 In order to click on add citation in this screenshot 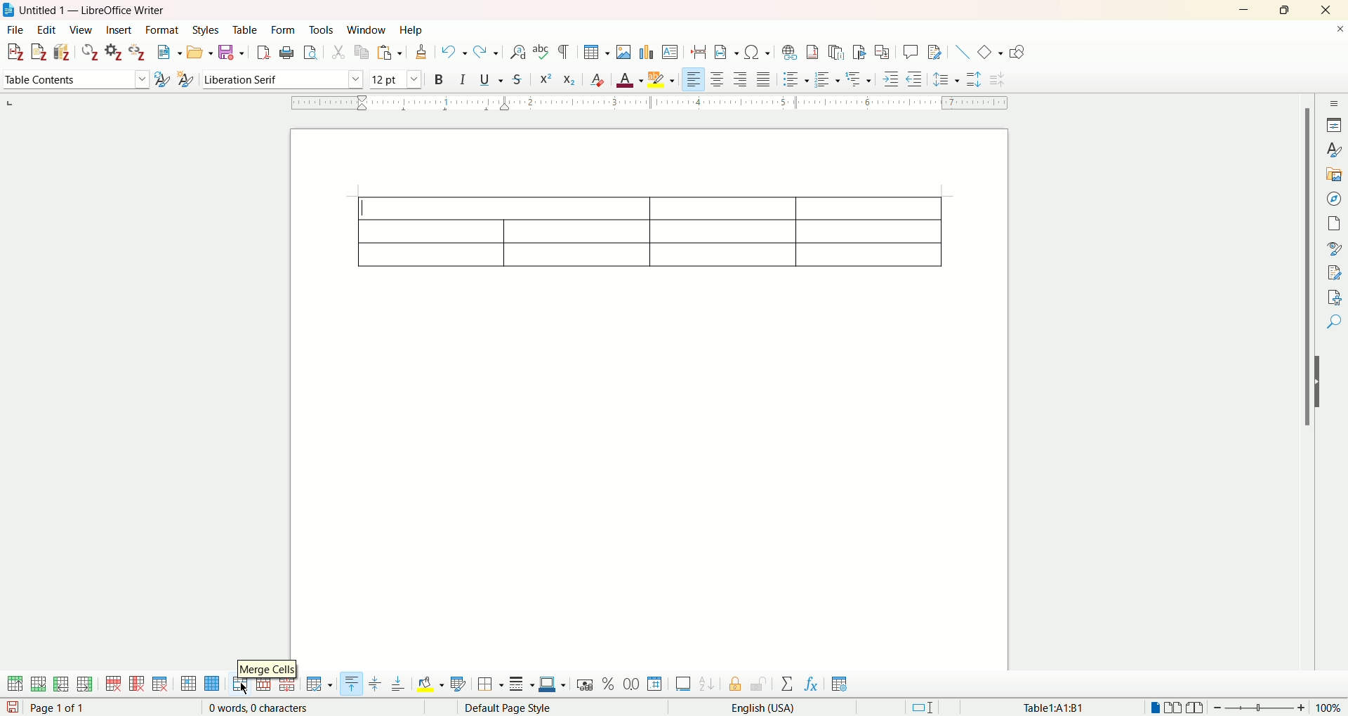, I will do `click(14, 53)`.